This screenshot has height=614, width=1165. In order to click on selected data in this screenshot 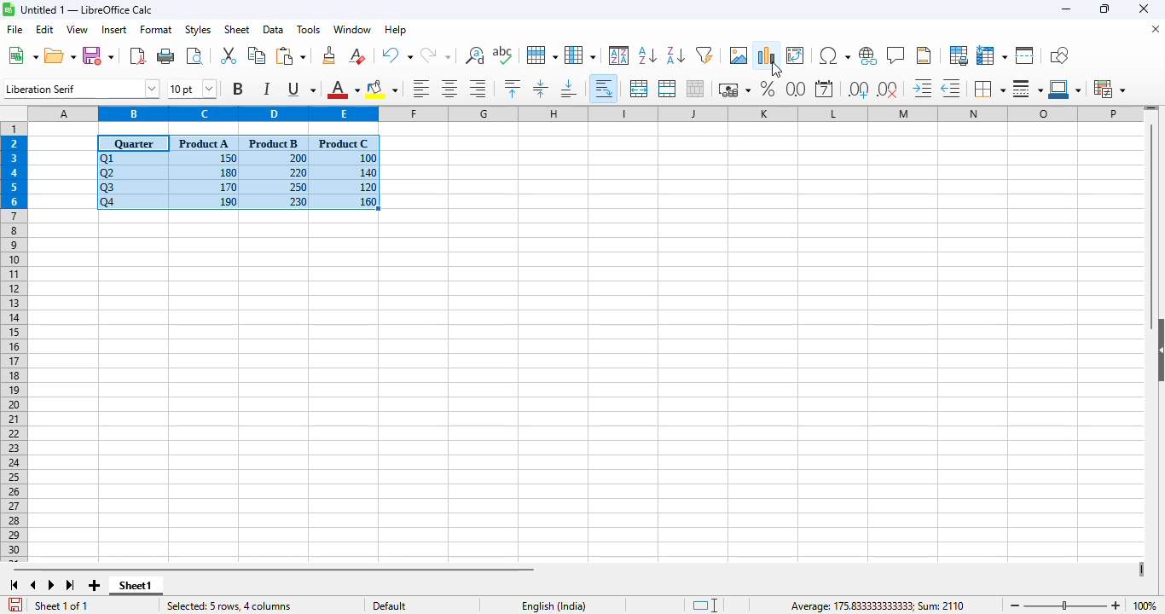, I will do `click(238, 173)`.